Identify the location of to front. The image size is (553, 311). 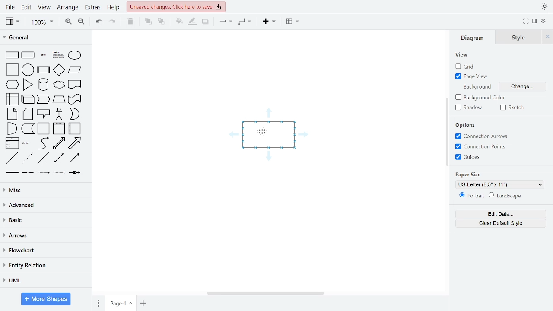
(148, 21).